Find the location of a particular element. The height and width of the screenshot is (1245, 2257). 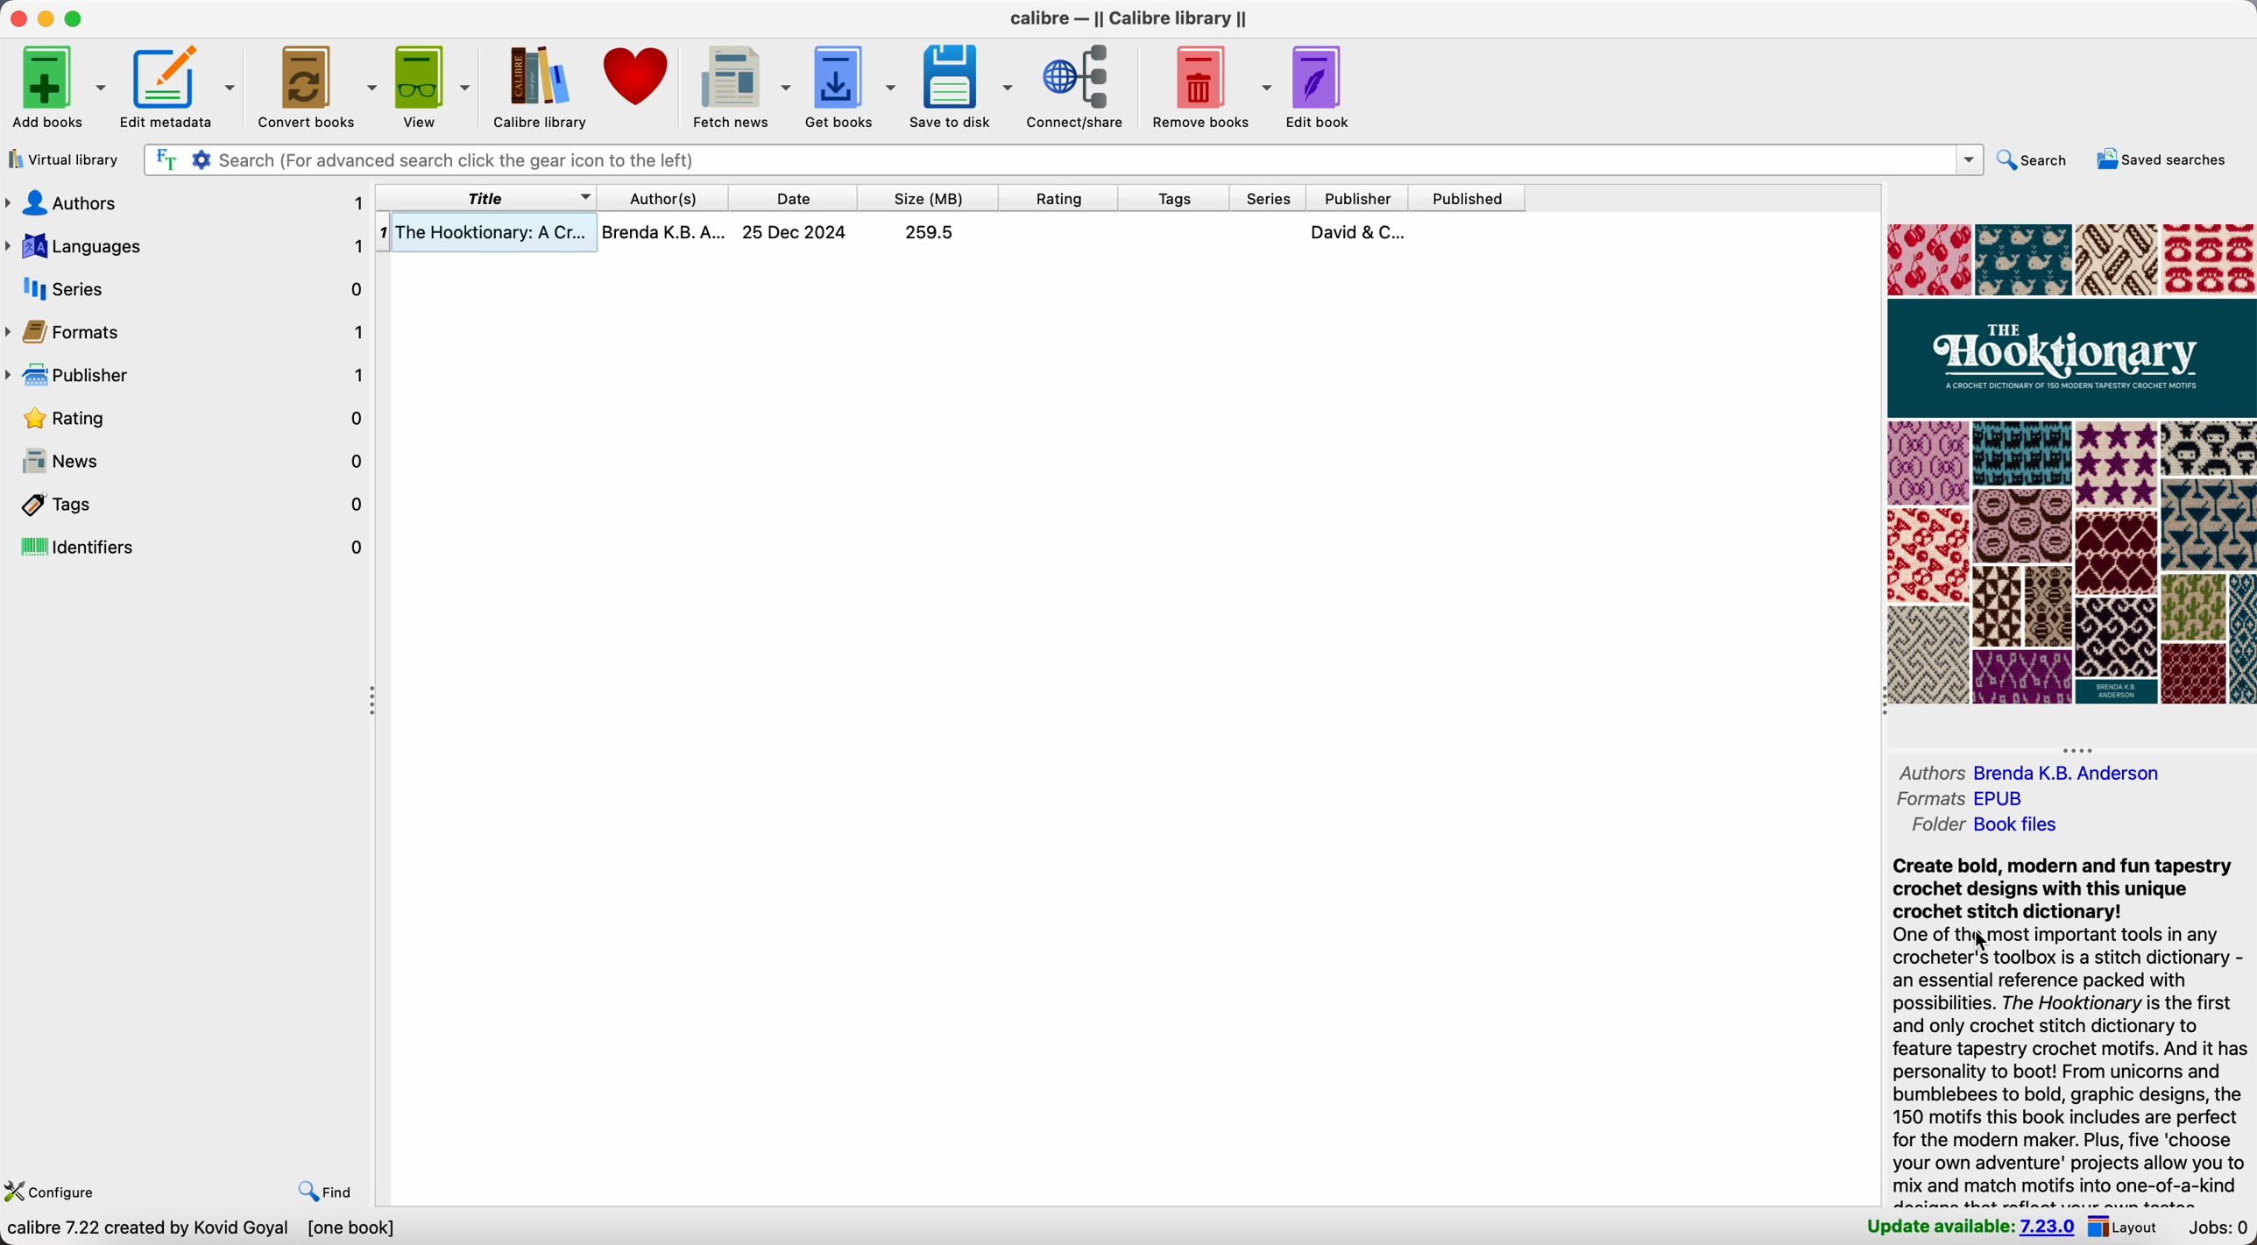

tags is located at coordinates (187, 504).